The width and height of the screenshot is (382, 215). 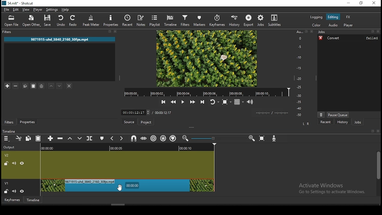 What do you see at coordinates (262, 139) in the screenshot?
I see `zoom timeline to fit` at bounding box center [262, 139].